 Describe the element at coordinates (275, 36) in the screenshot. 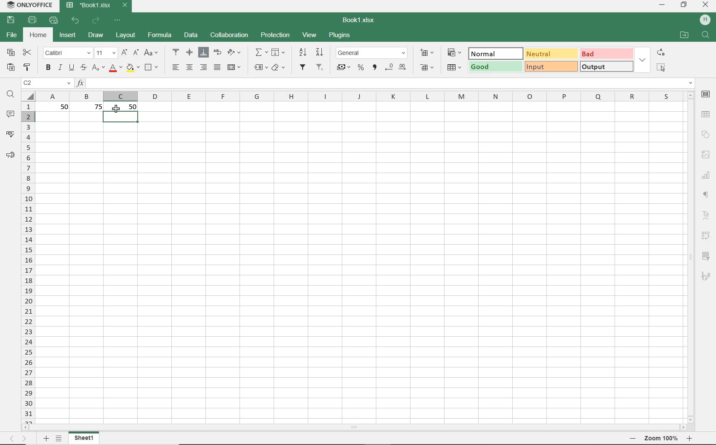

I see `protection` at that location.